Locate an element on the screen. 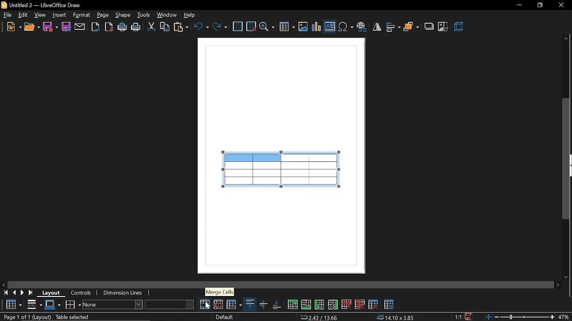 The image size is (572, 321). tools is located at coordinates (144, 15).